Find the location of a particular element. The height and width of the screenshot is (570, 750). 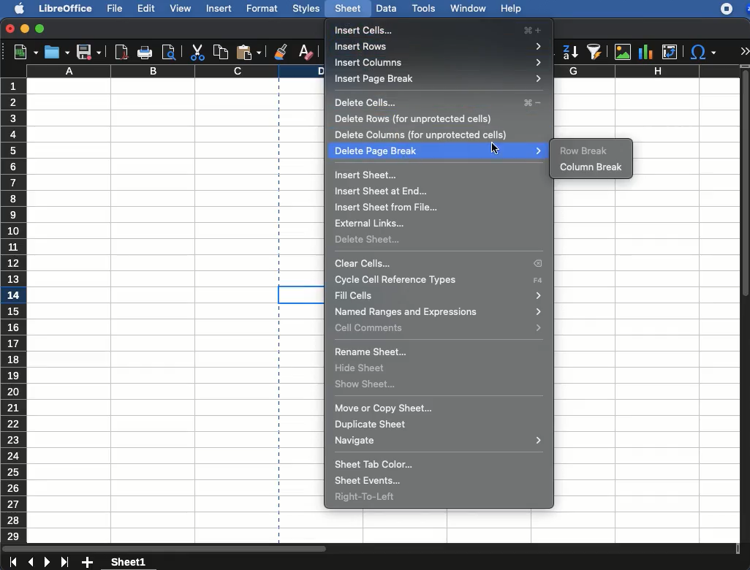

insert is located at coordinates (220, 8).